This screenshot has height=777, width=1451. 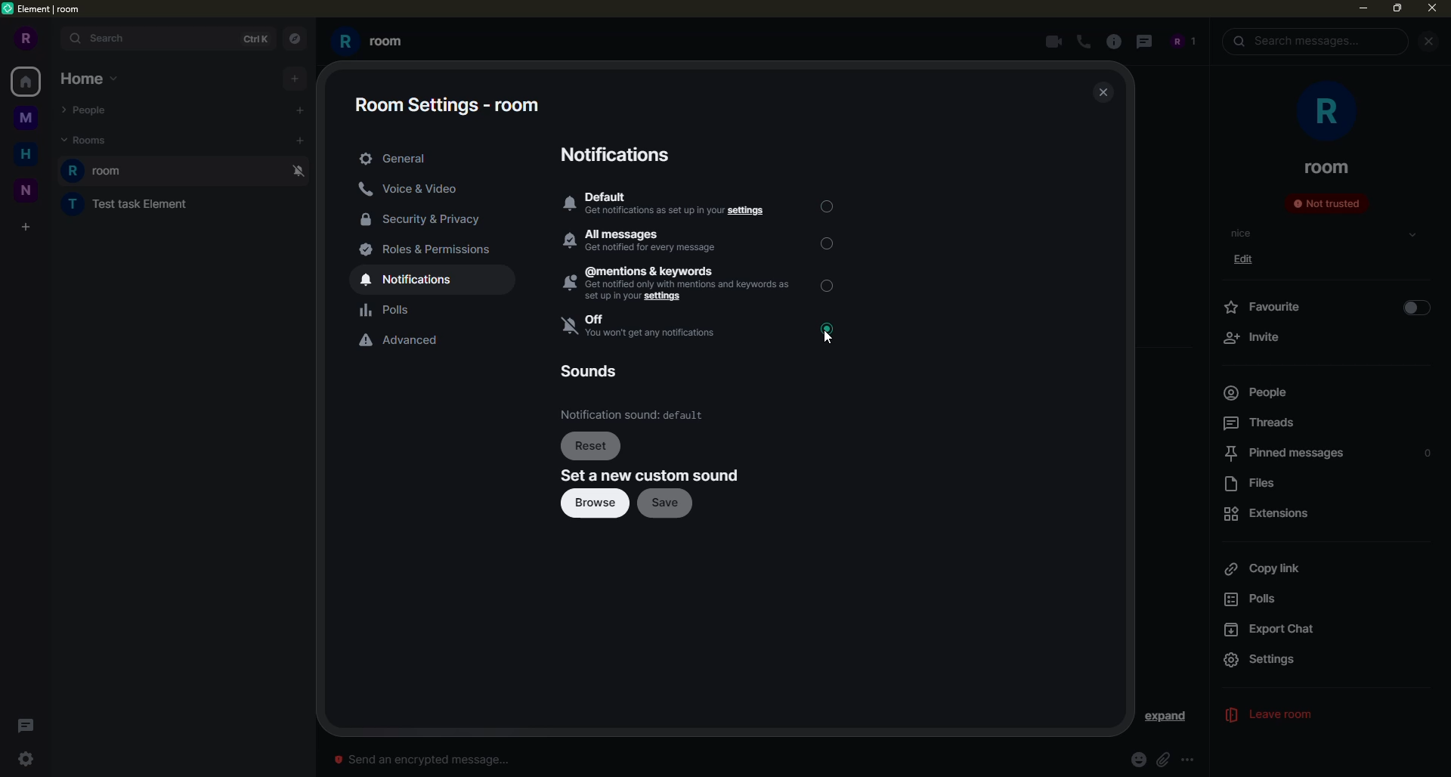 I want to click on voice & video, so click(x=408, y=189).